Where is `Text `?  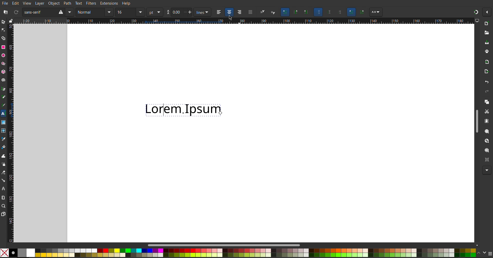
Text  is located at coordinates (79, 4).